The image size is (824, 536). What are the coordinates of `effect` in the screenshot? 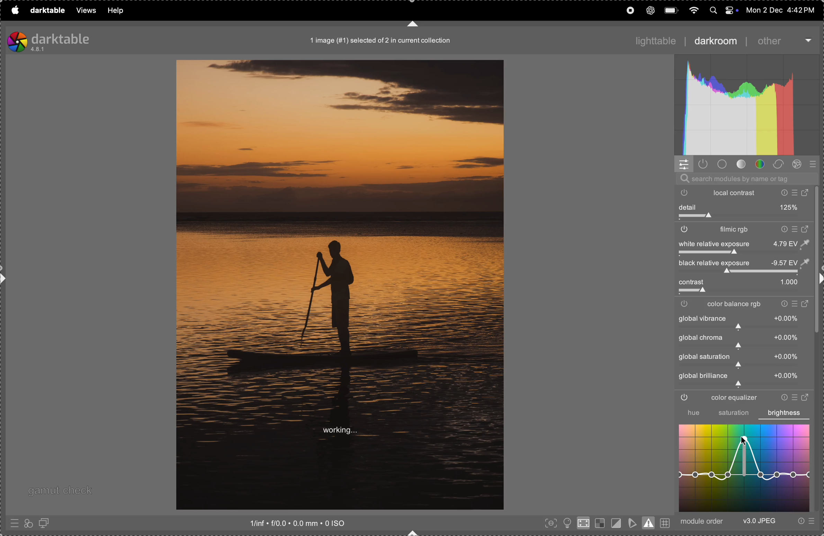 It's located at (799, 164).